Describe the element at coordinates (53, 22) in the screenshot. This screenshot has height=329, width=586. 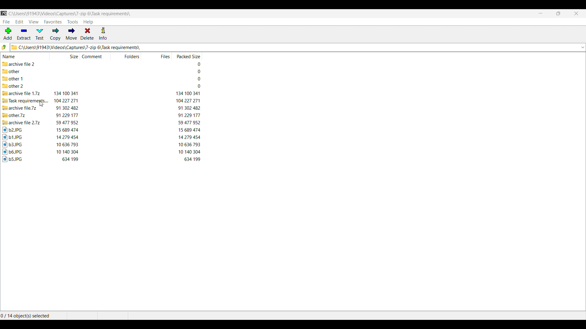
I see `Favorites menu` at that location.